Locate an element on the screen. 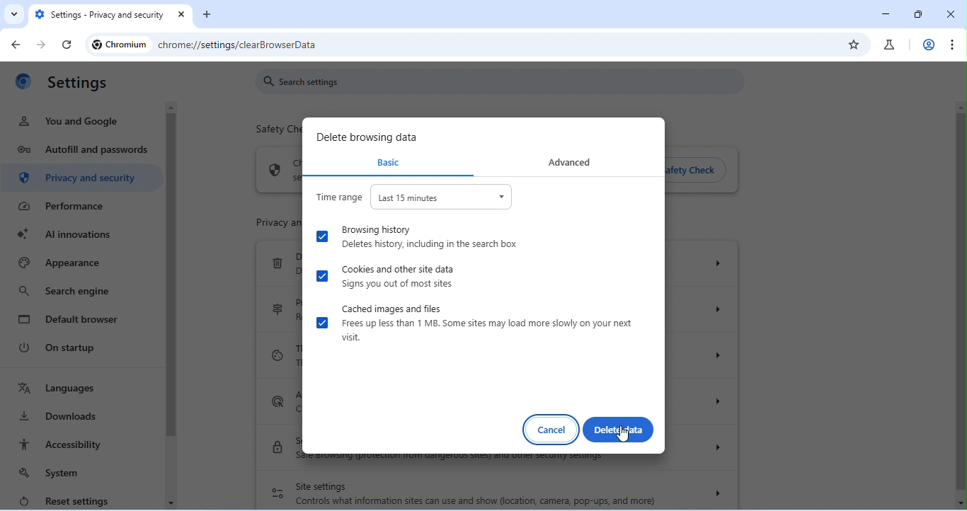  privacy guide icon is located at coordinates (278, 308).